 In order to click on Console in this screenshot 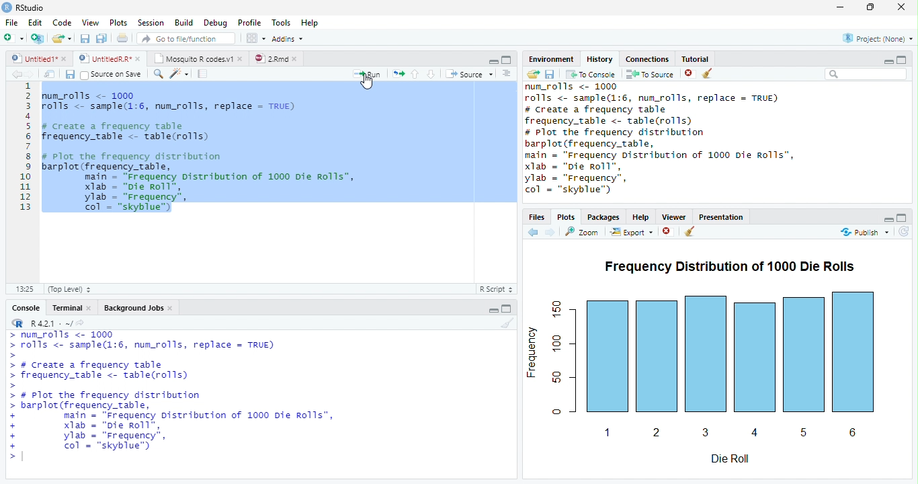, I will do `click(259, 404)`.